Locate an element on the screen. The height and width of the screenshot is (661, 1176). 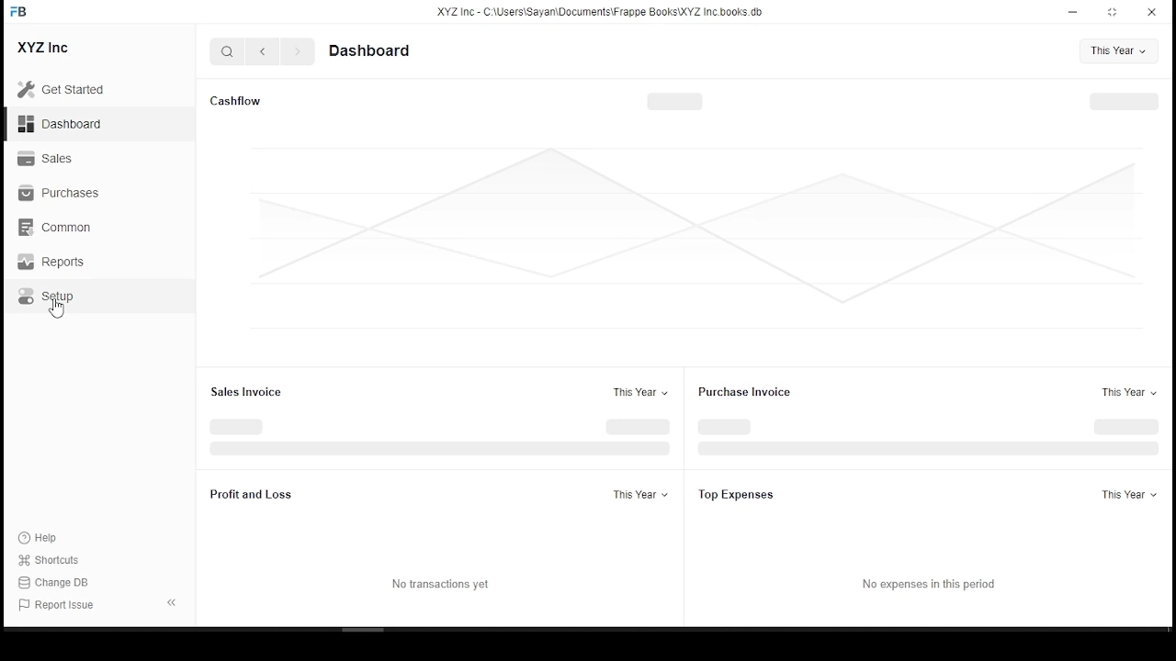
search is located at coordinates (227, 50).